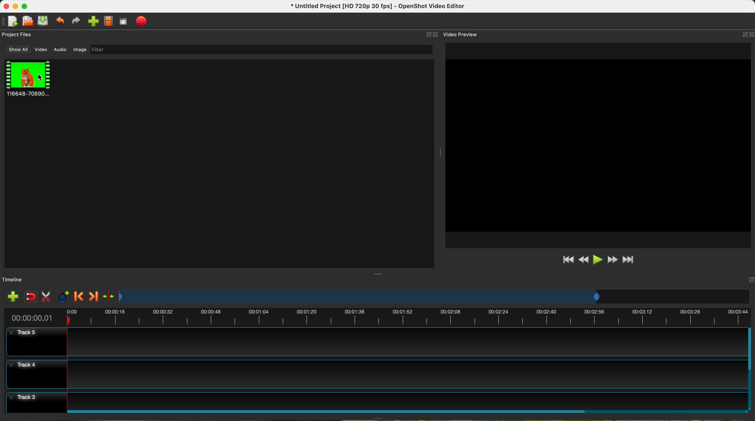 The image size is (755, 421). What do you see at coordinates (261, 49) in the screenshot?
I see `filter` at bounding box center [261, 49].